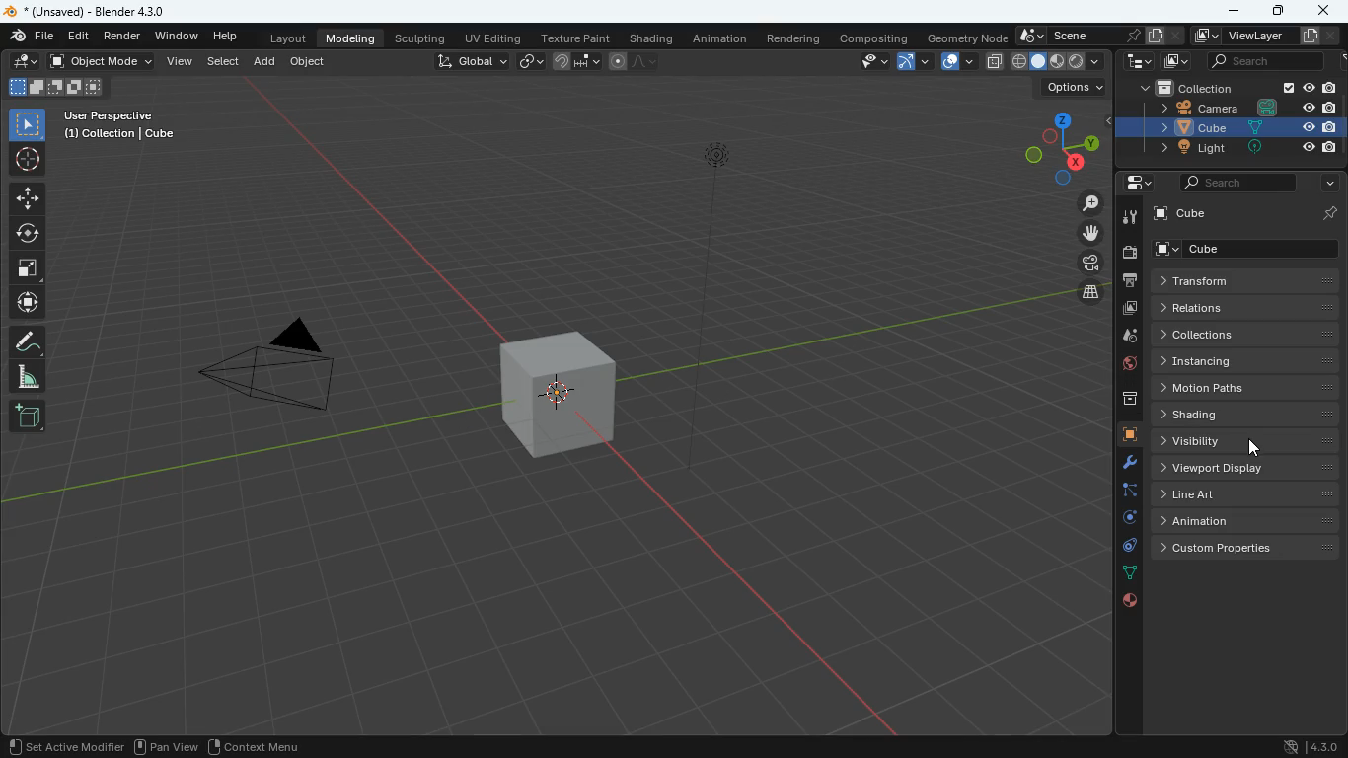  What do you see at coordinates (28, 198) in the screenshot?
I see `aim` at bounding box center [28, 198].